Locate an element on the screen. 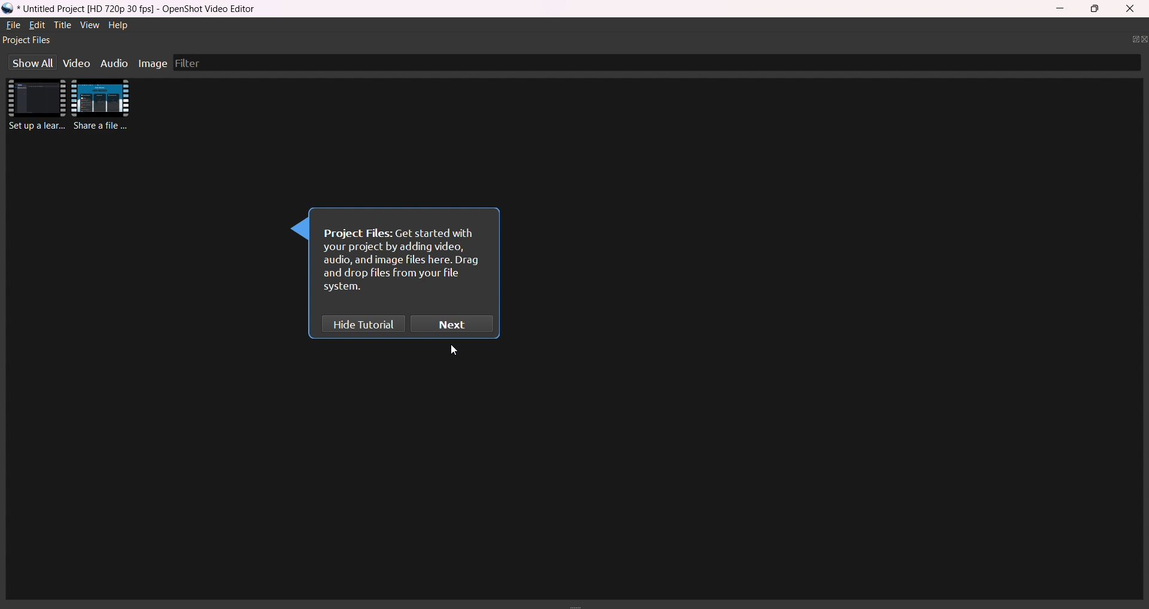 The width and height of the screenshot is (1149, 609). hide tutorial is located at coordinates (361, 324).